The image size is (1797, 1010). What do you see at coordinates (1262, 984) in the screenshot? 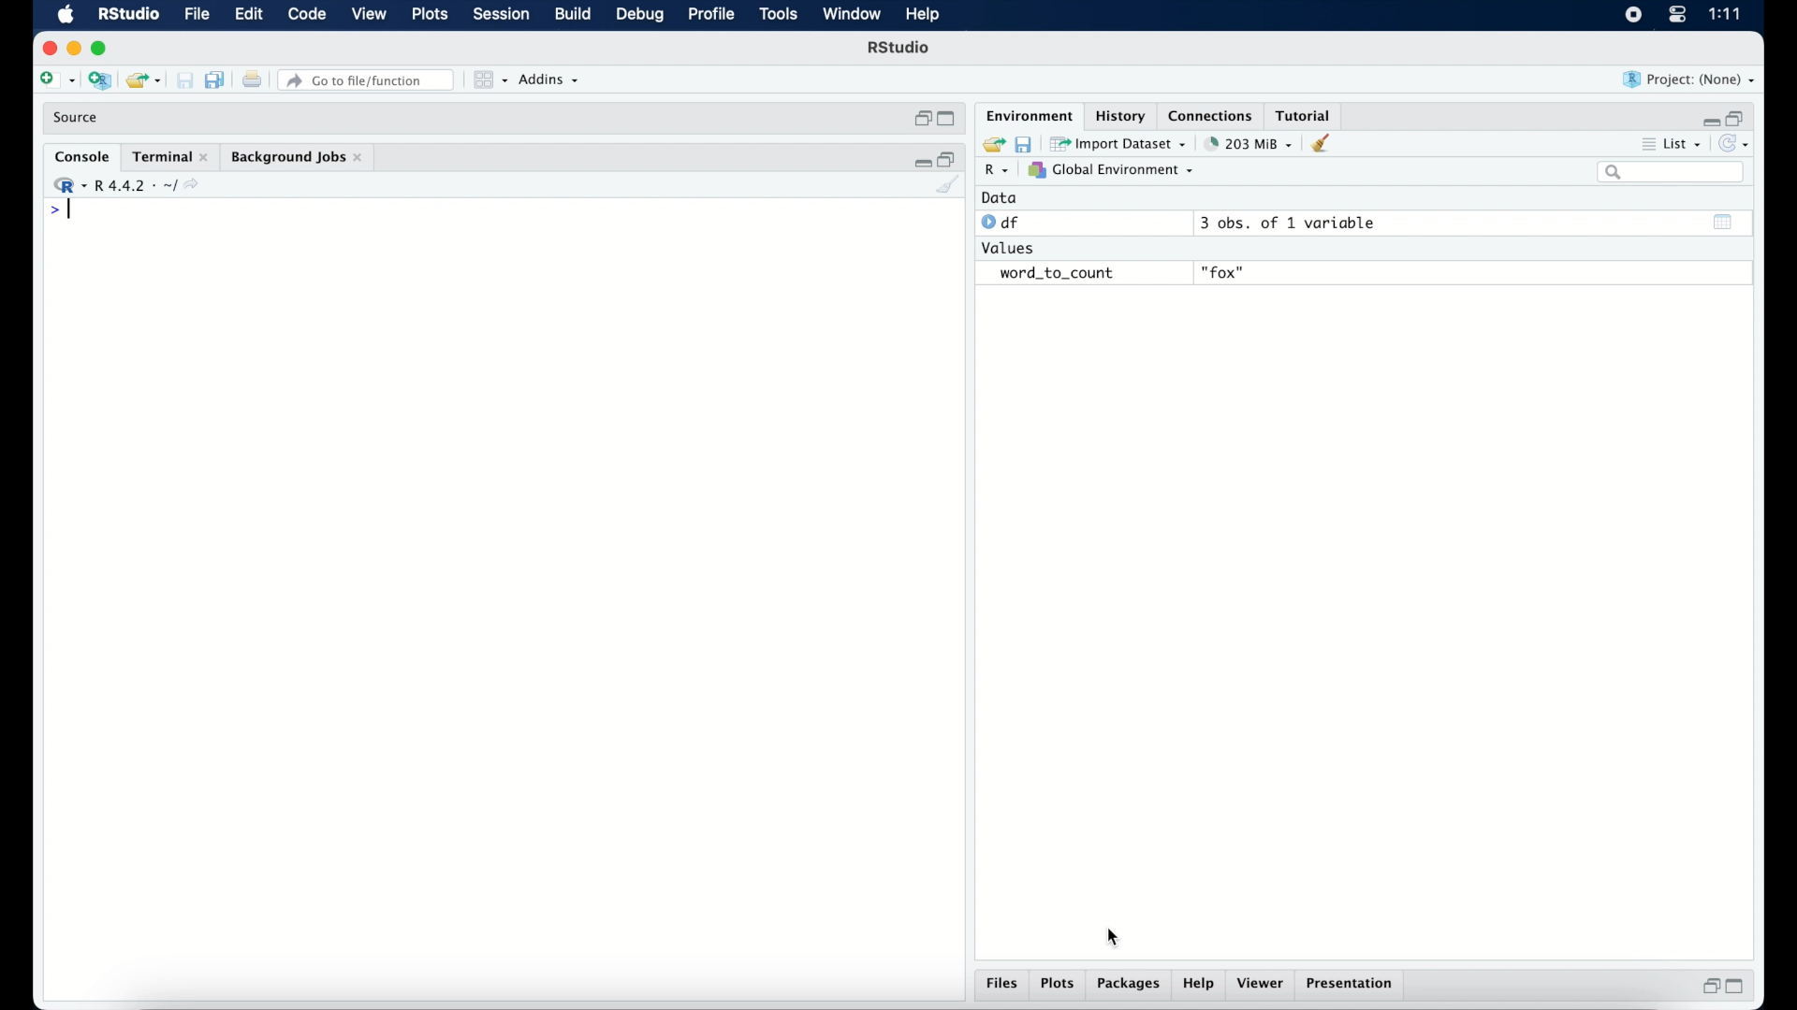
I see `viewer` at bounding box center [1262, 984].